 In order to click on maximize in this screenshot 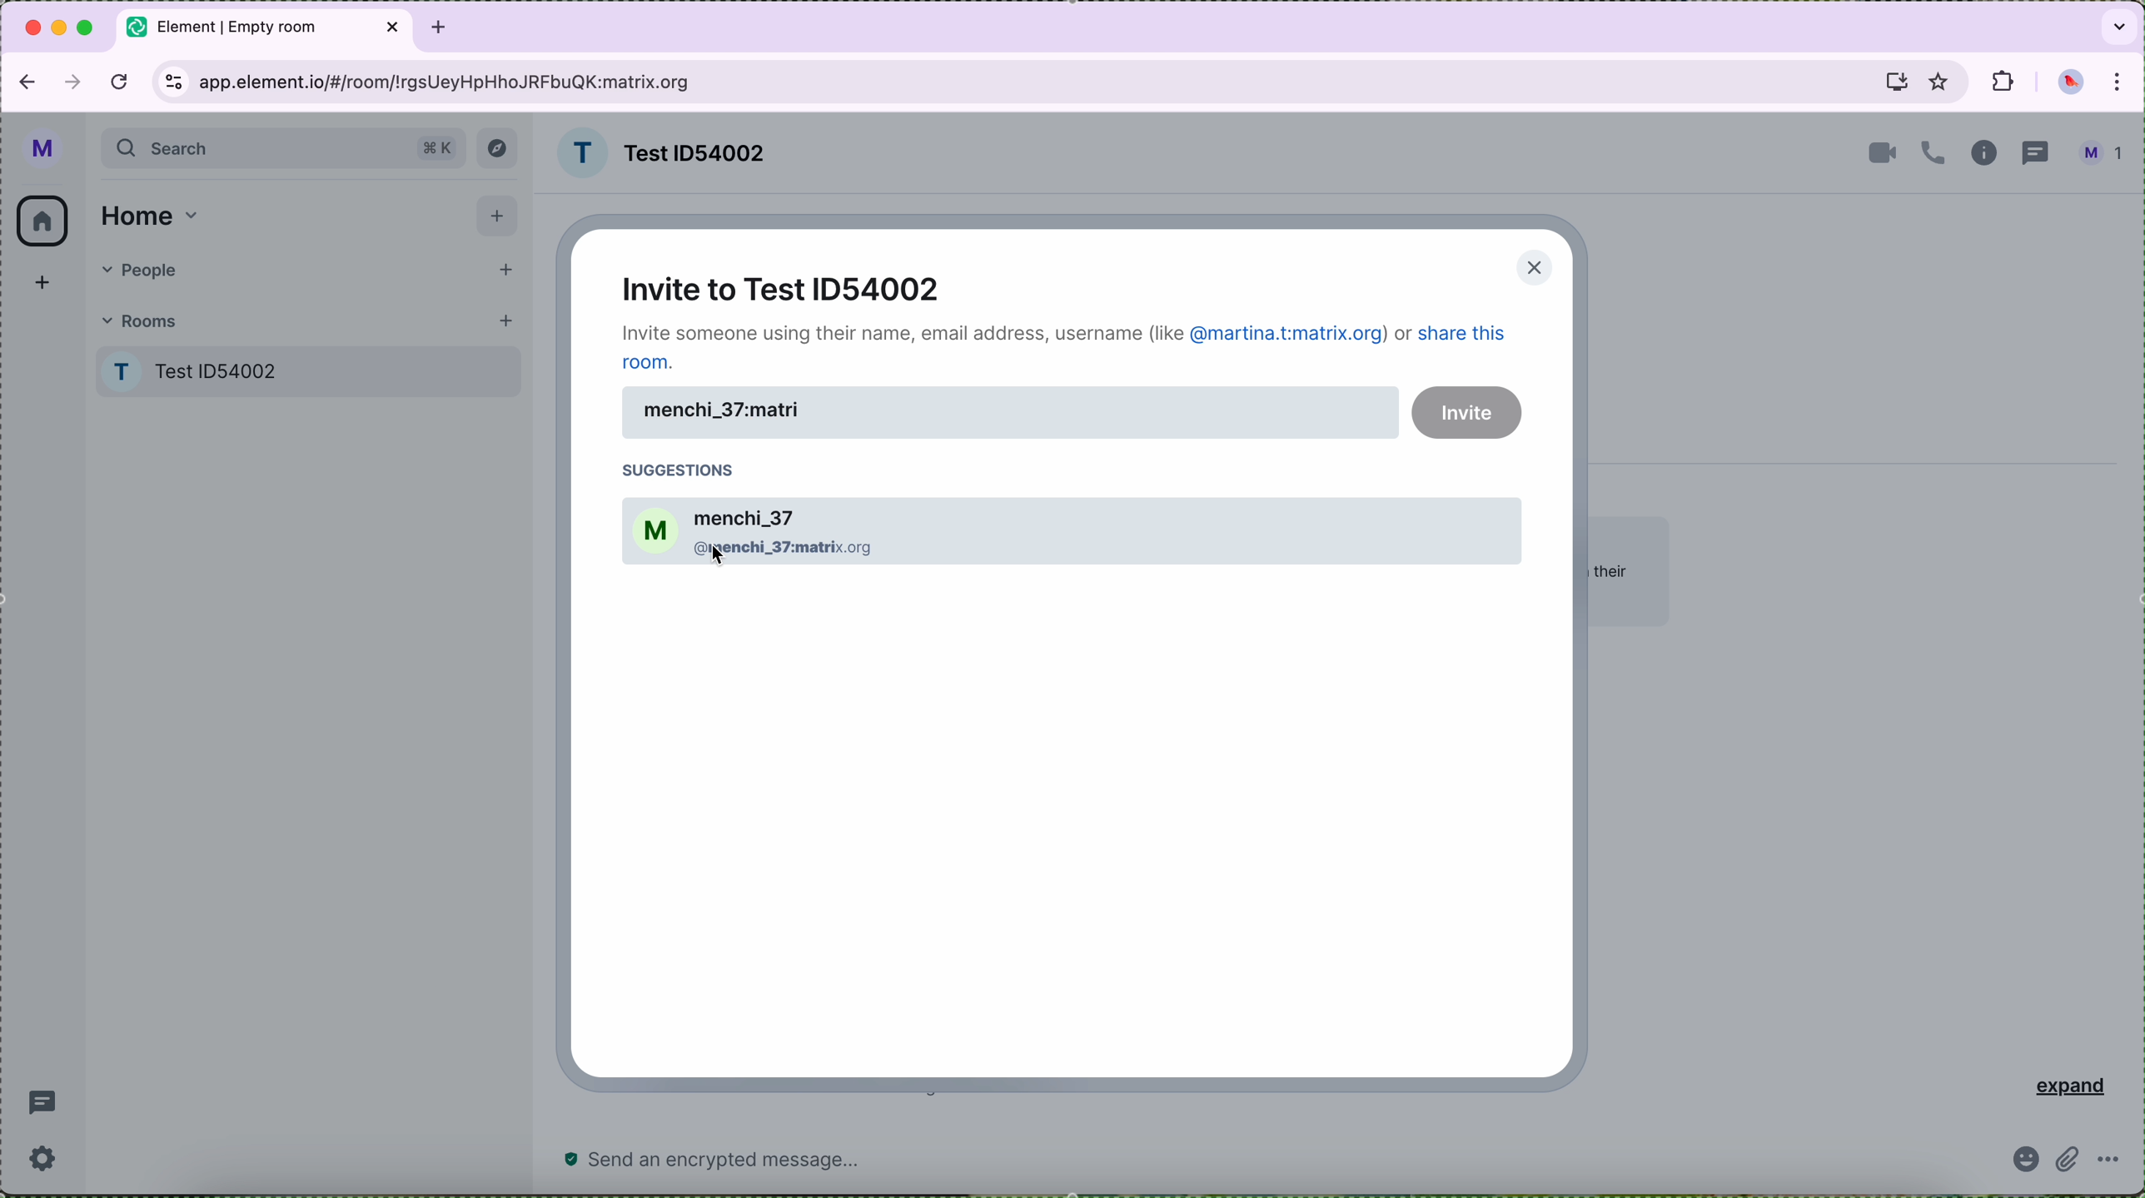, I will do `click(90, 29)`.